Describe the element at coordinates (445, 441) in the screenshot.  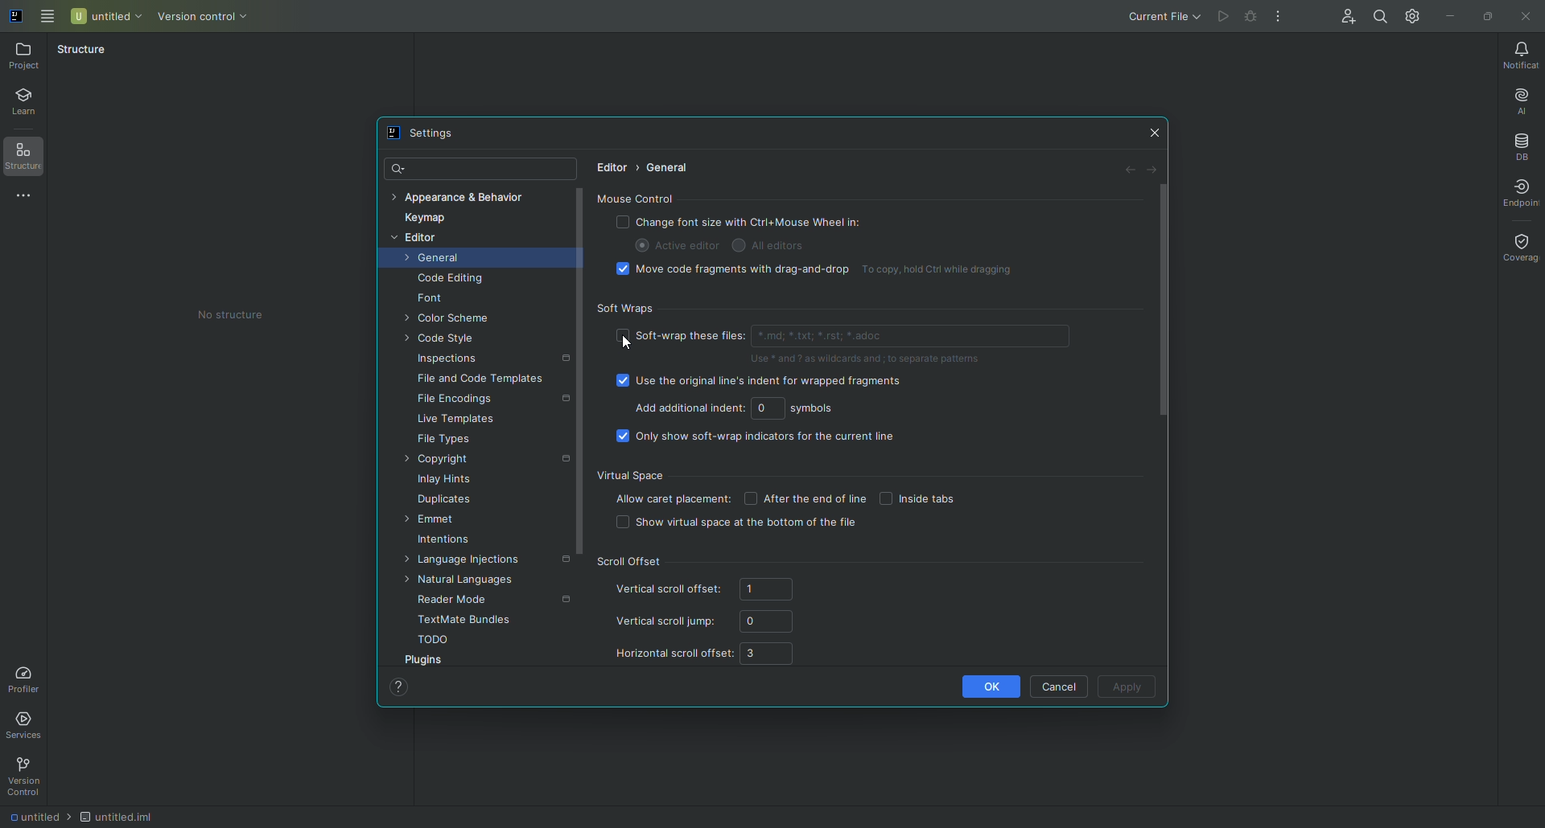
I see `File Types` at that location.